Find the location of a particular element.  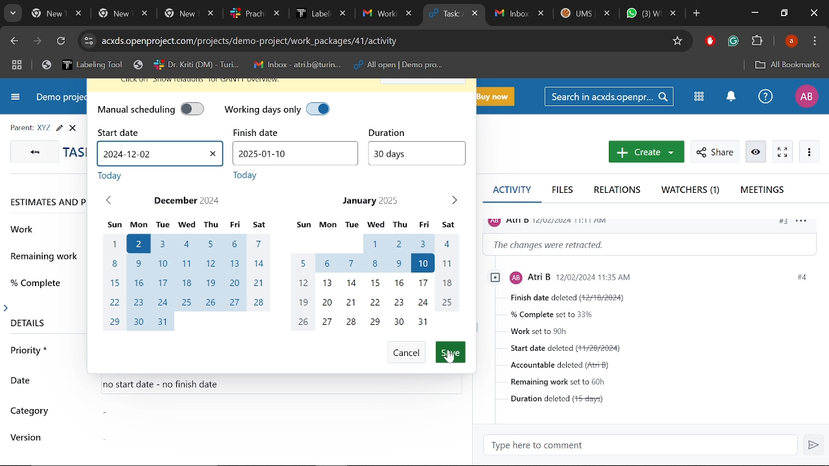

Activity is located at coordinates (511, 193).